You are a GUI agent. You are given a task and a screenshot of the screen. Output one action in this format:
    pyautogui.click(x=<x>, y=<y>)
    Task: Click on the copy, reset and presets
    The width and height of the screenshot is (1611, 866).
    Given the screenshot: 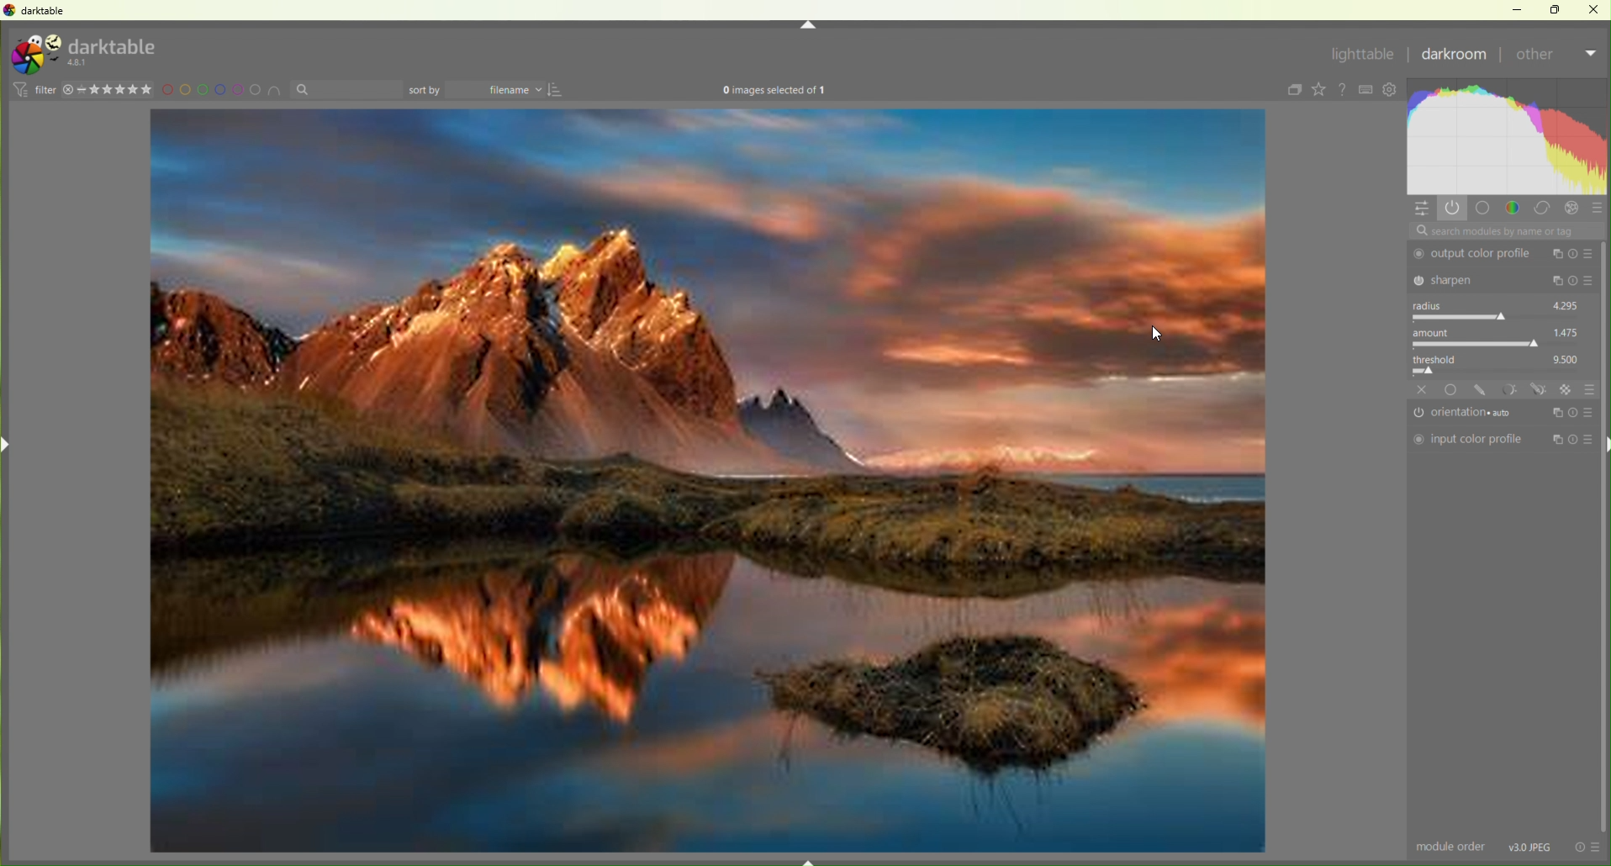 What is the action you would take?
    pyautogui.click(x=1574, y=282)
    